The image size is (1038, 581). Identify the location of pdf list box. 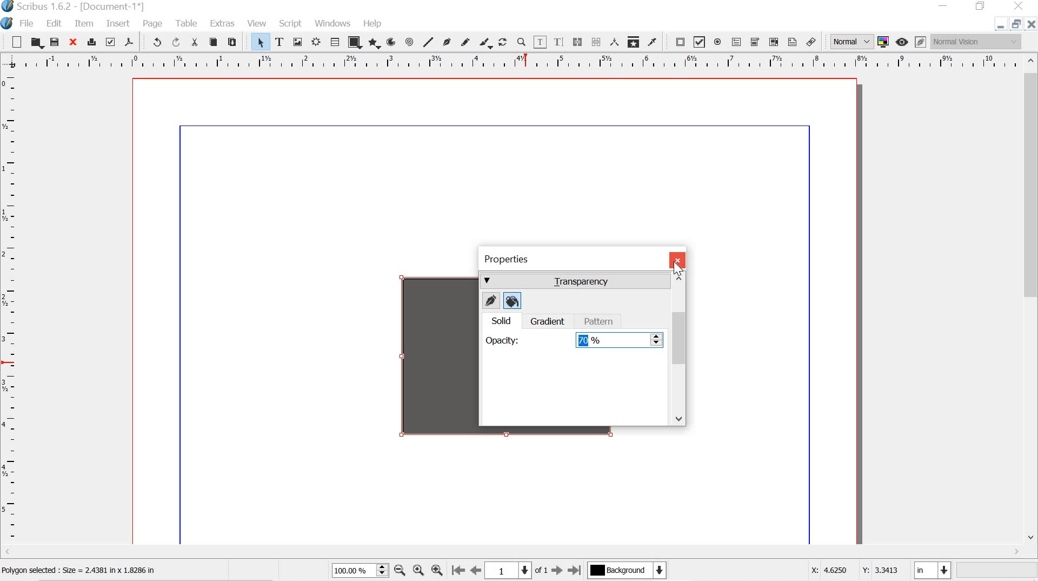
(773, 42).